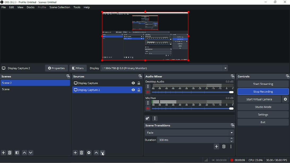  Describe the element at coordinates (133, 90) in the screenshot. I see `Hide` at that location.